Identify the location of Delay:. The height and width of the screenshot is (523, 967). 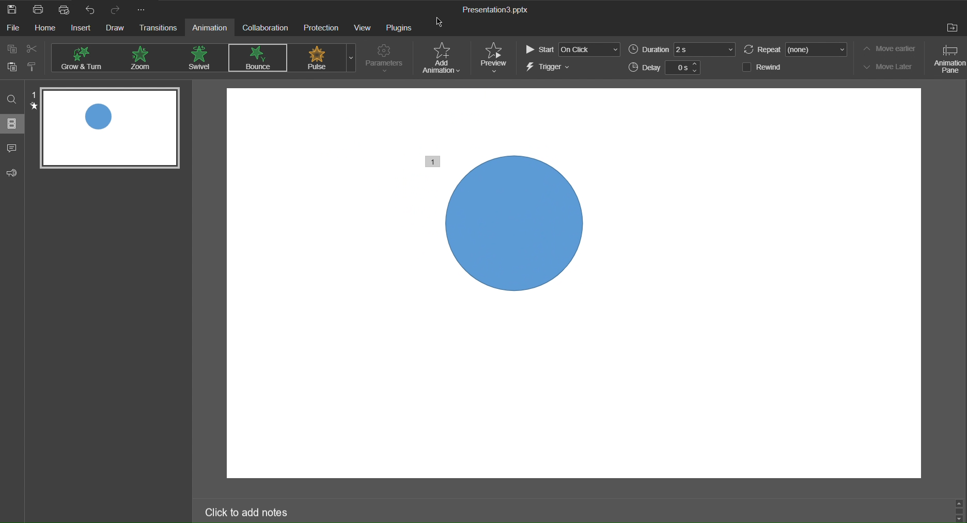
(645, 68).